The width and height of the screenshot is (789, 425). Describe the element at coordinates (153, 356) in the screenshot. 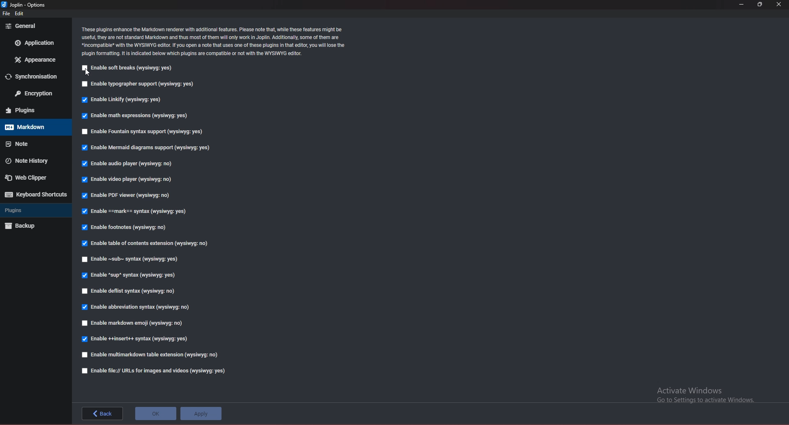

I see `enable multimarkdown table extension` at that location.